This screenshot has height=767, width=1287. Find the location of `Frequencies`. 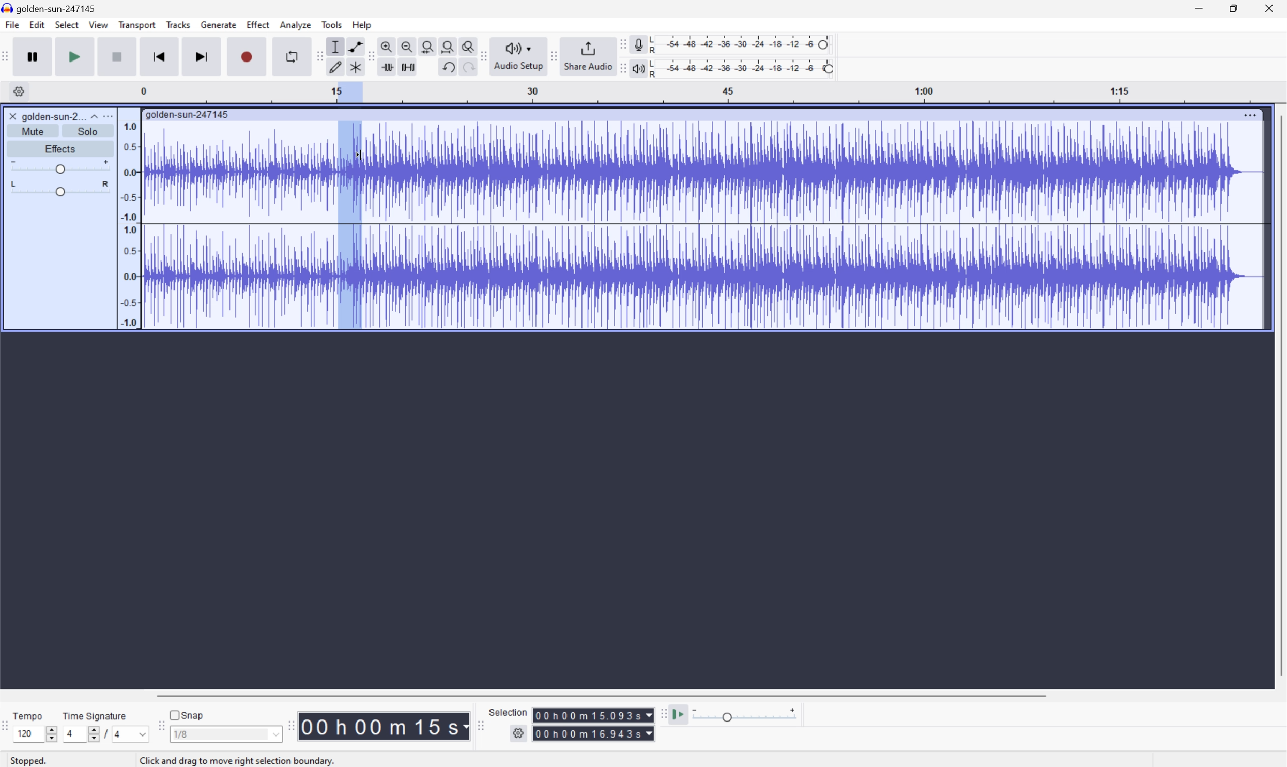

Frequencies is located at coordinates (129, 225).